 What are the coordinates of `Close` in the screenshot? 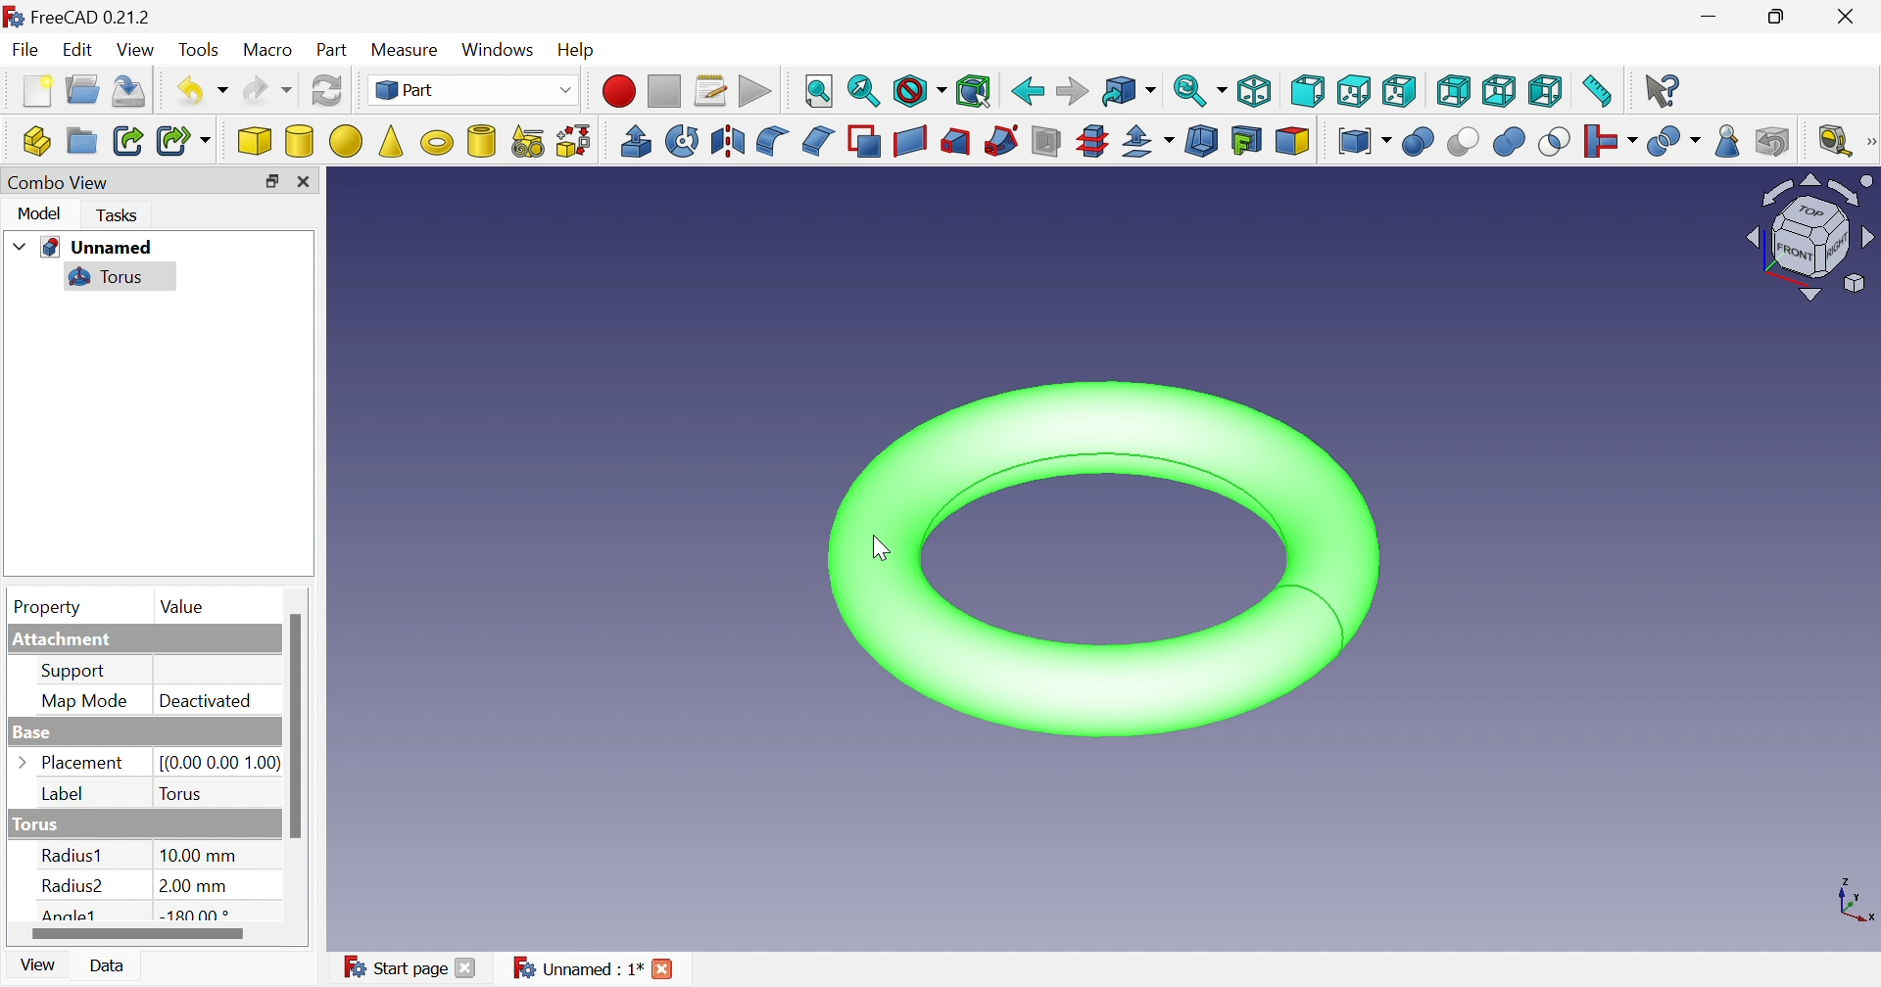 It's located at (469, 968).